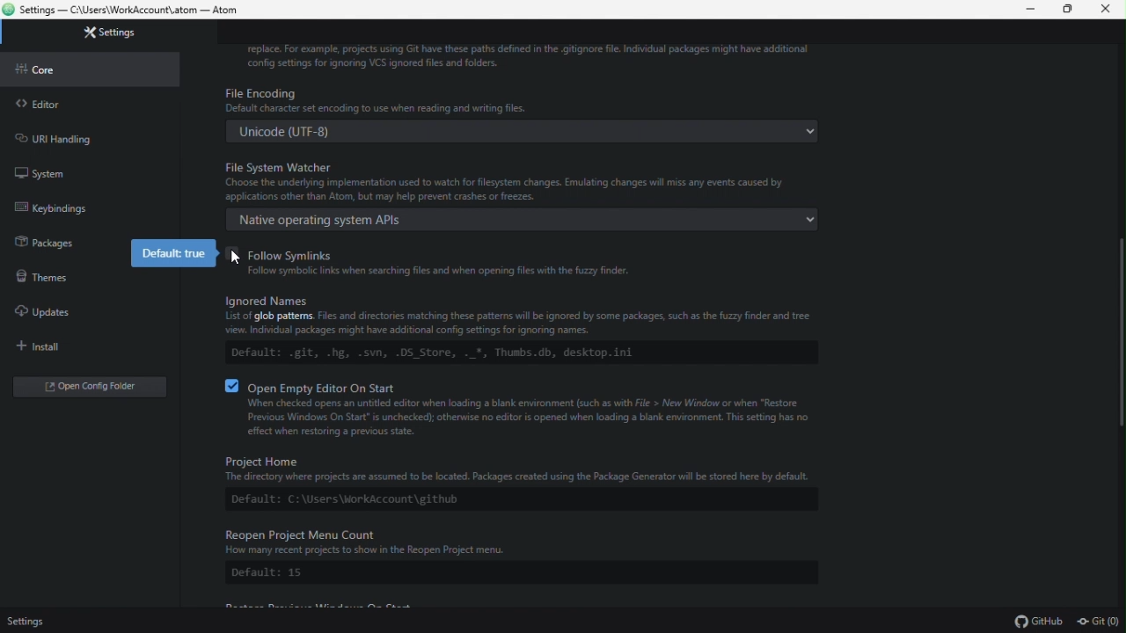 The height and width of the screenshot is (633, 1126). Describe the element at coordinates (1099, 622) in the screenshot. I see `Git (0)` at that location.